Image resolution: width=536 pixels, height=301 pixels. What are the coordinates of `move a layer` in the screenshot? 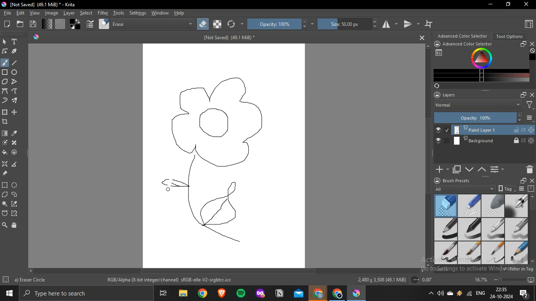 It's located at (14, 113).